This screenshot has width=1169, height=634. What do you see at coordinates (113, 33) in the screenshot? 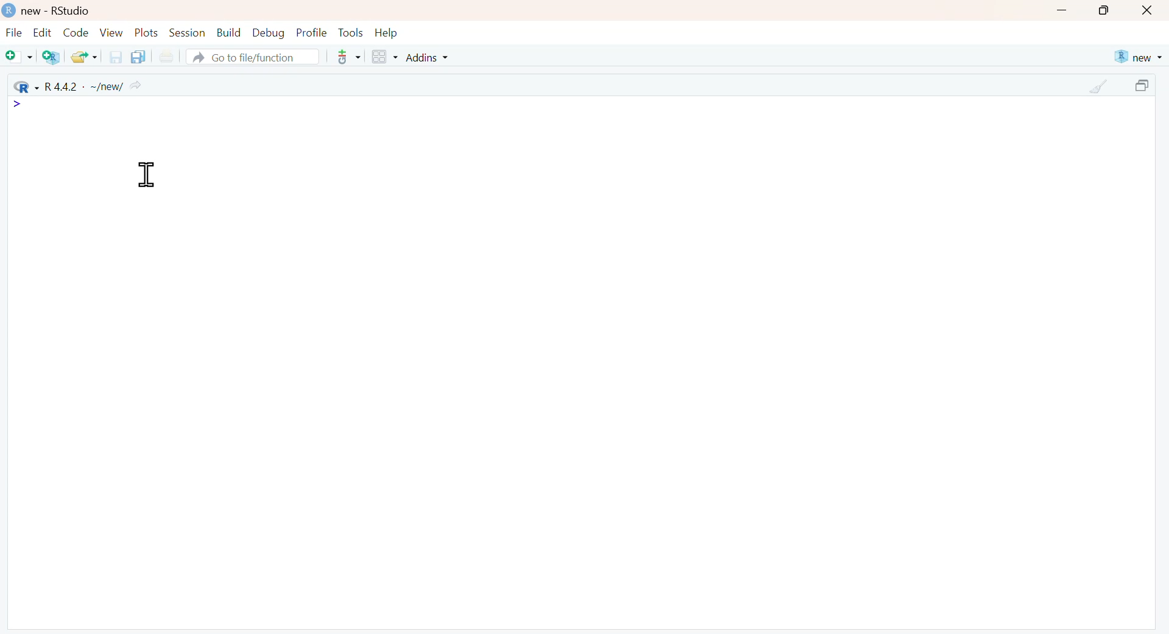
I see `View` at bounding box center [113, 33].